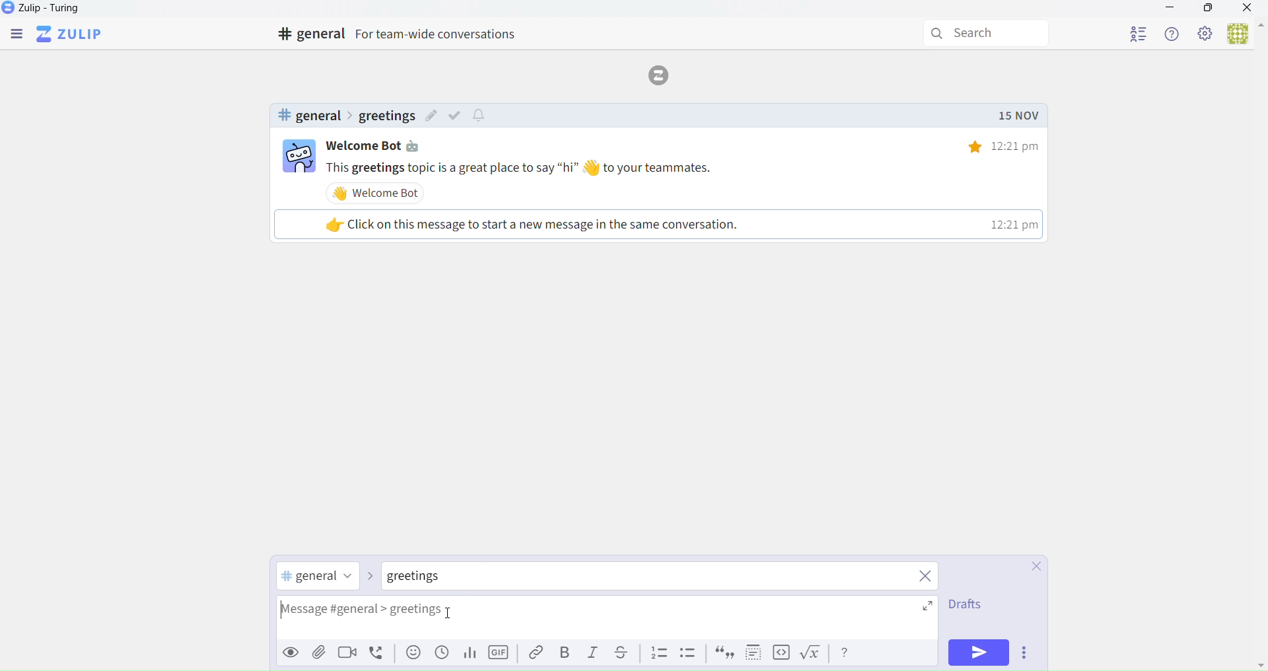 This screenshot has width=1268, height=671. Describe the element at coordinates (299, 158) in the screenshot. I see `image` at that location.